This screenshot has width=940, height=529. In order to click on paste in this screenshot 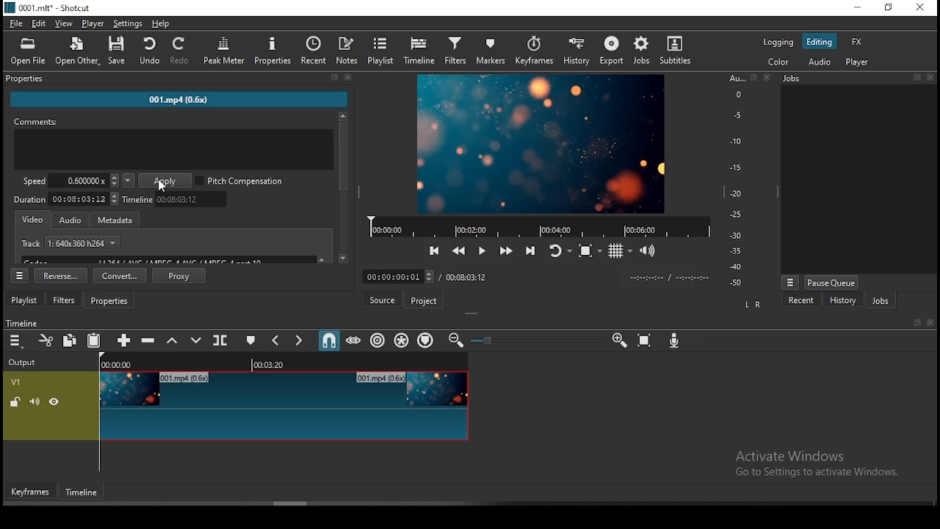, I will do `click(93, 342)`.